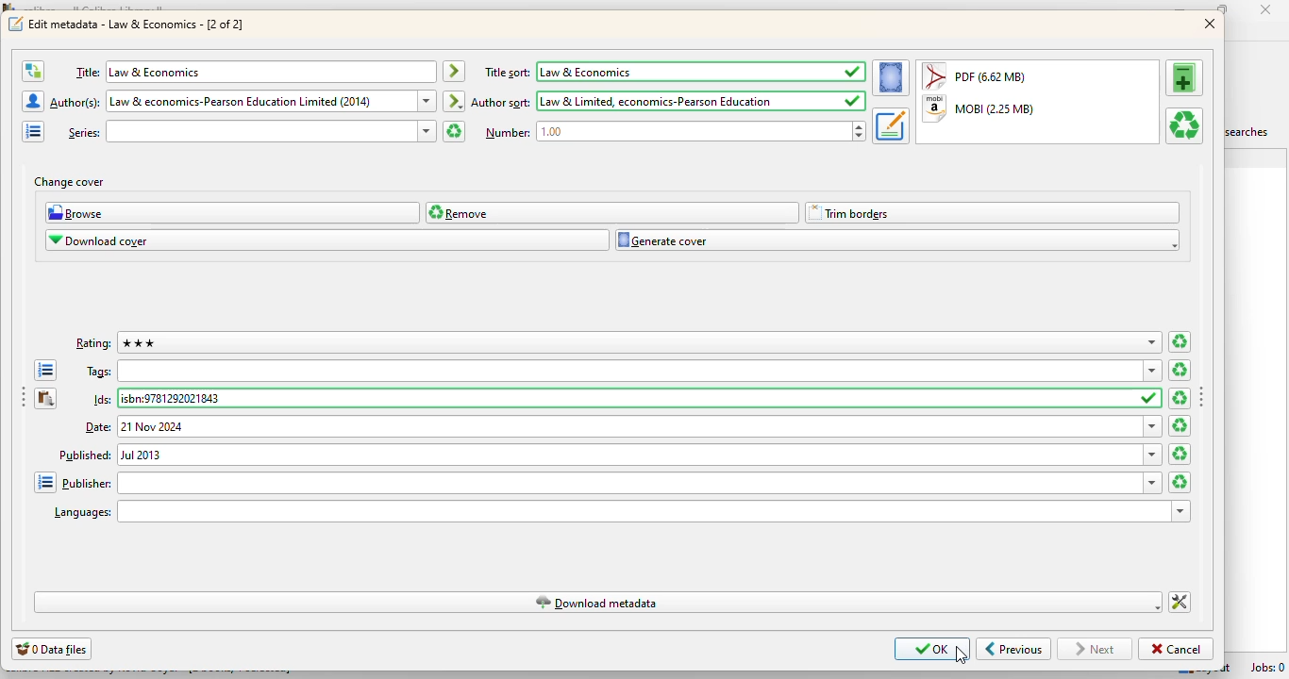  Describe the element at coordinates (612, 212) in the screenshot. I see `remove` at that location.